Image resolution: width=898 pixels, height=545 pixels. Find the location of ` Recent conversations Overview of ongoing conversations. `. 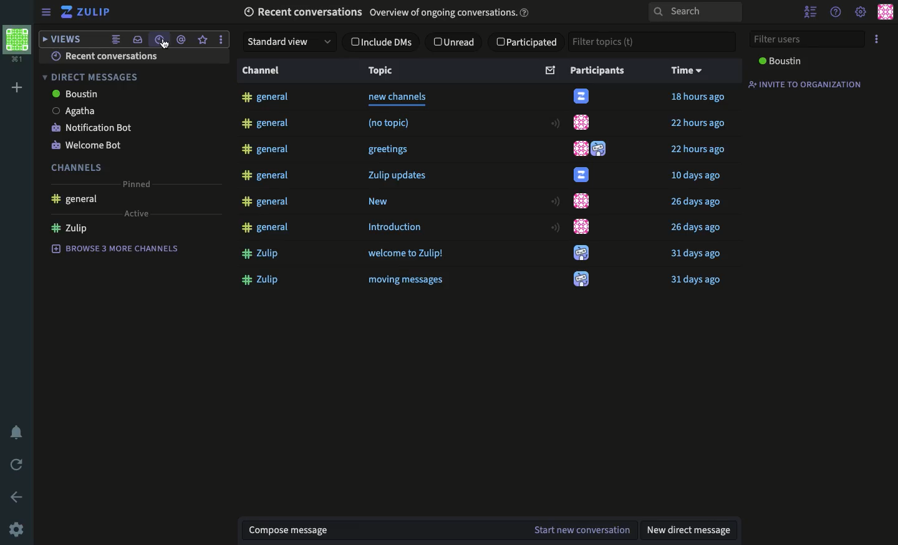

 Recent conversations Overview of ongoing conversations.  is located at coordinates (384, 12).